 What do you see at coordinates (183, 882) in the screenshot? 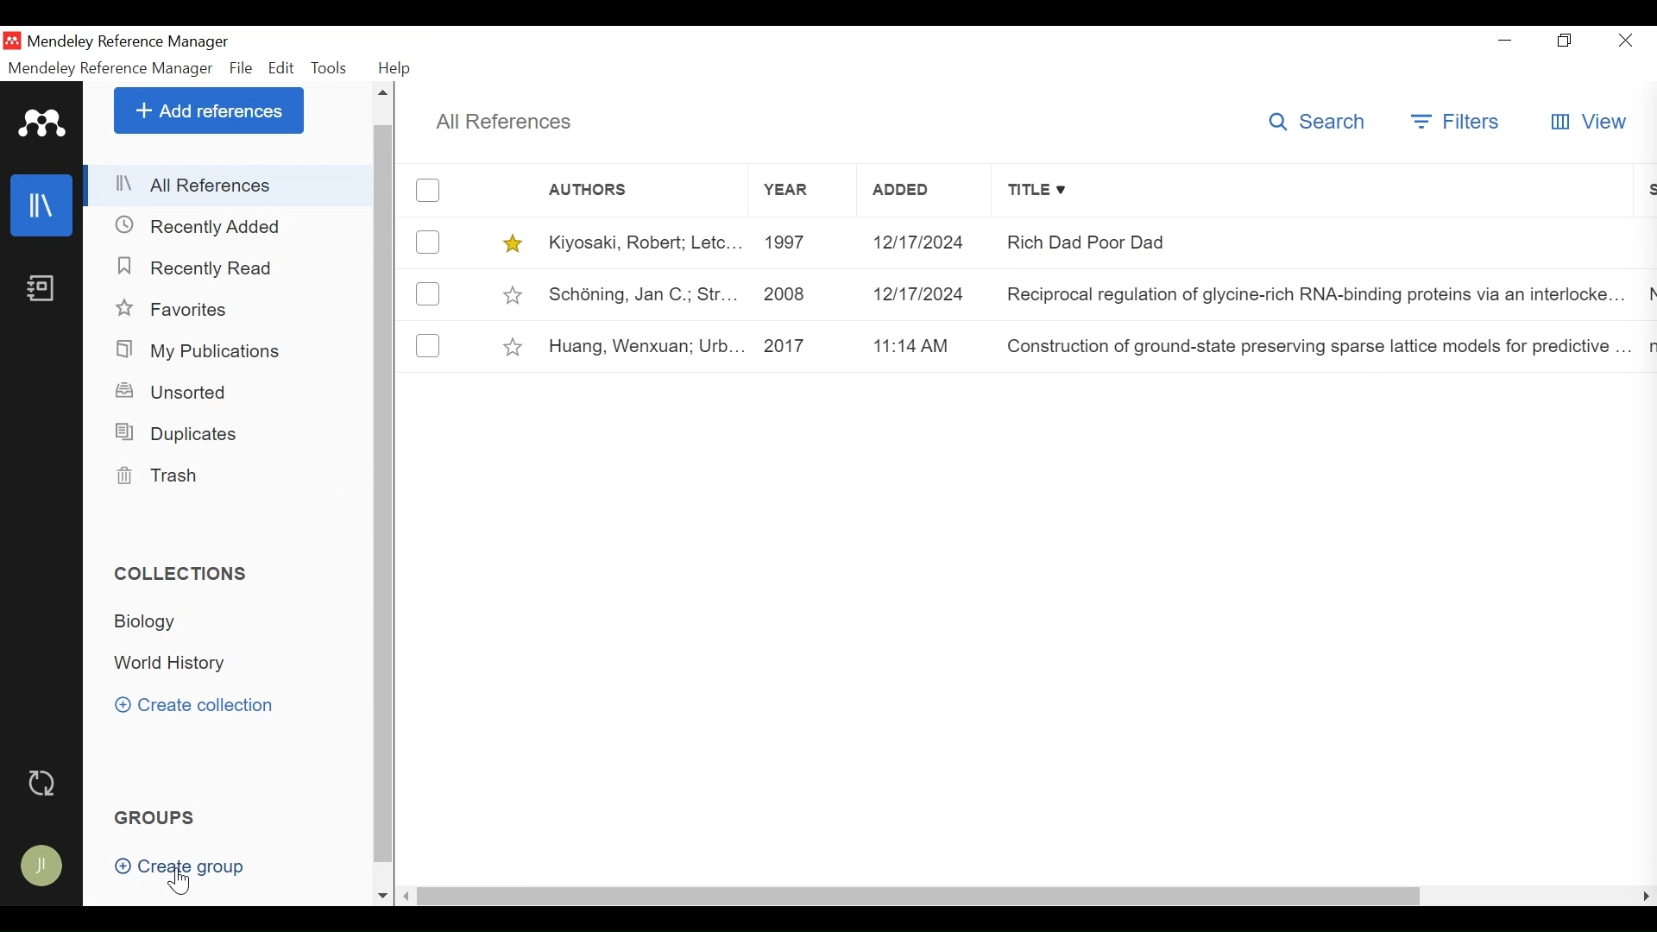
I see `Cursor` at bounding box center [183, 882].